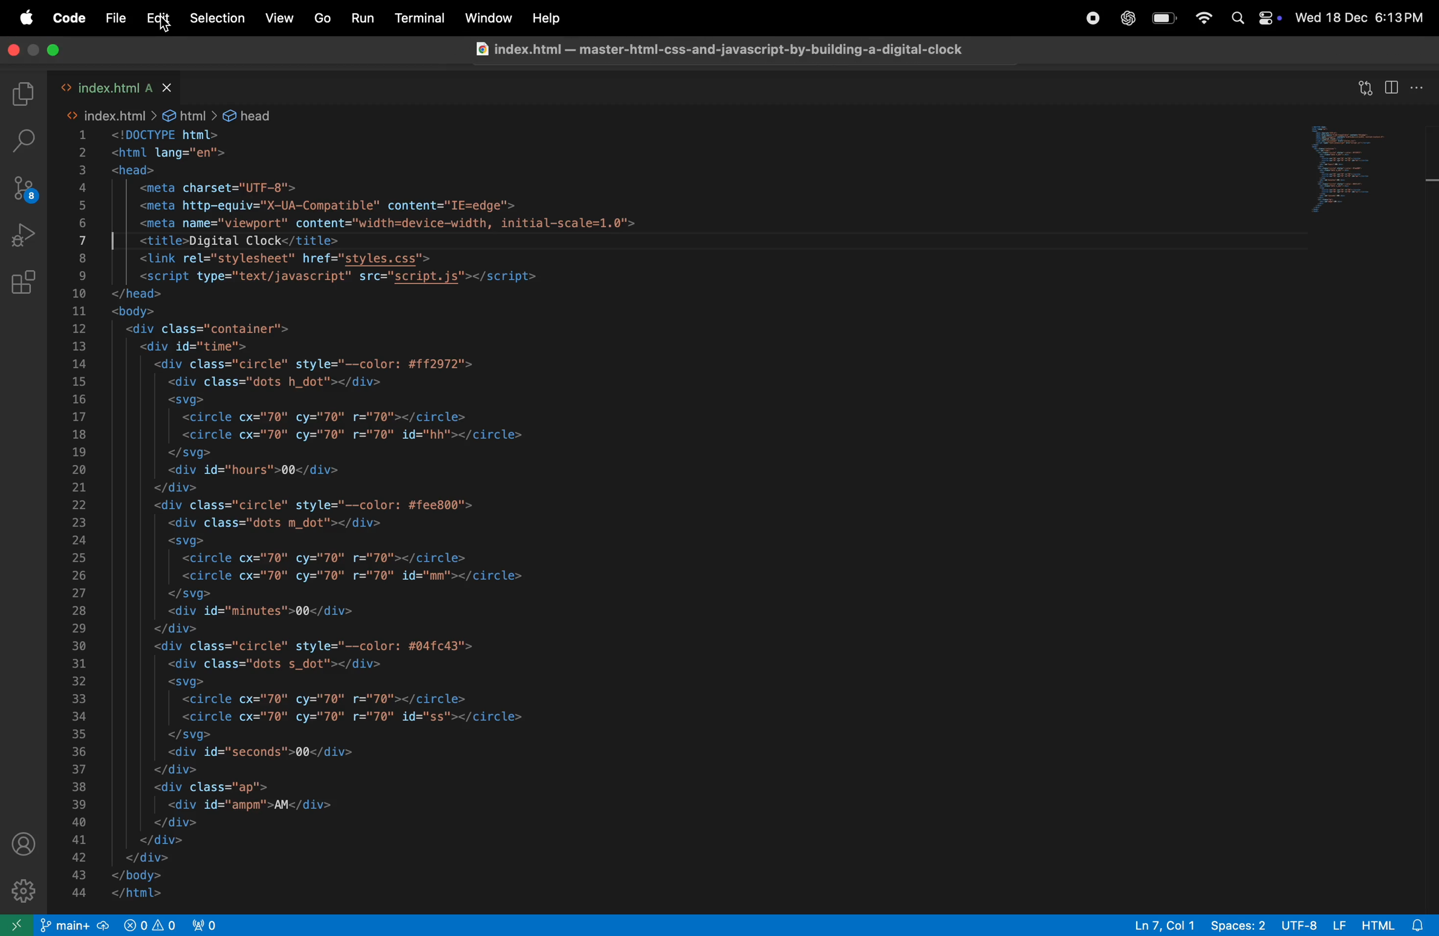 This screenshot has height=936, width=1439. Describe the element at coordinates (73, 18) in the screenshot. I see `code` at that location.